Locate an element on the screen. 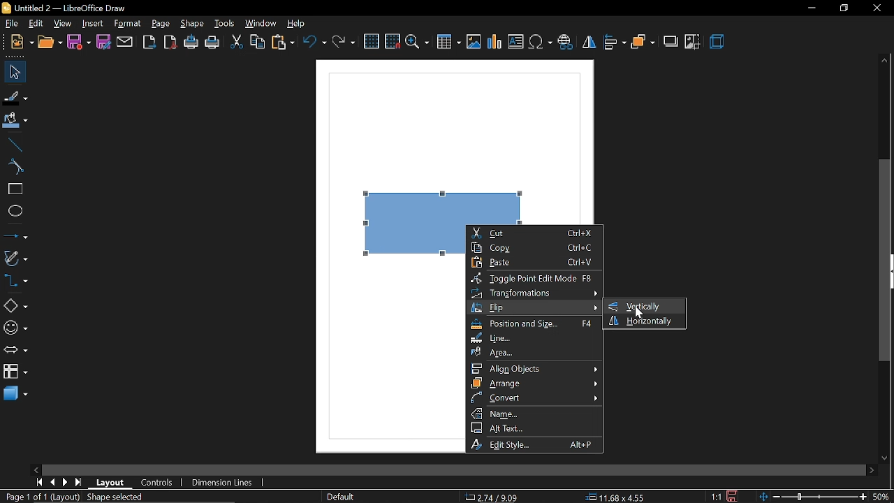 This screenshot has width=894, height=503. arrange is located at coordinates (534, 383).